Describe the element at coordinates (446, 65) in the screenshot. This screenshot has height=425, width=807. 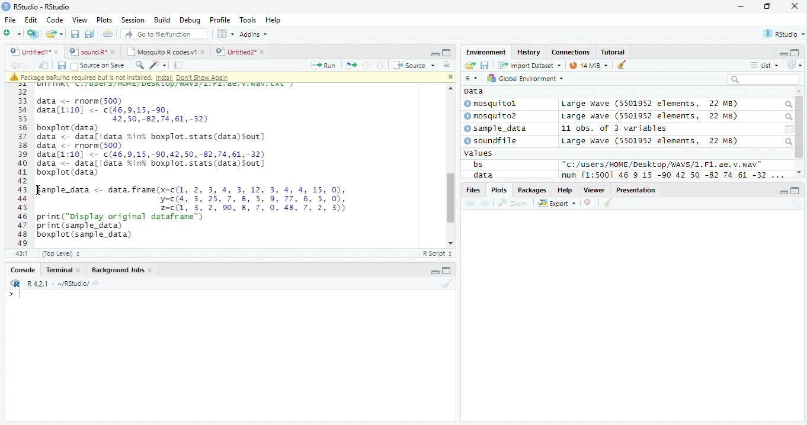
I see `Show document outline` at that location.